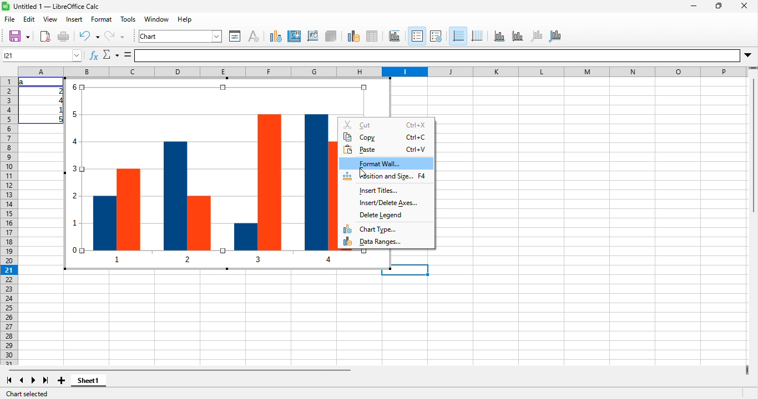  Describe the element at coordinates (395, 37) in the screenshot. I see `title` at that location.